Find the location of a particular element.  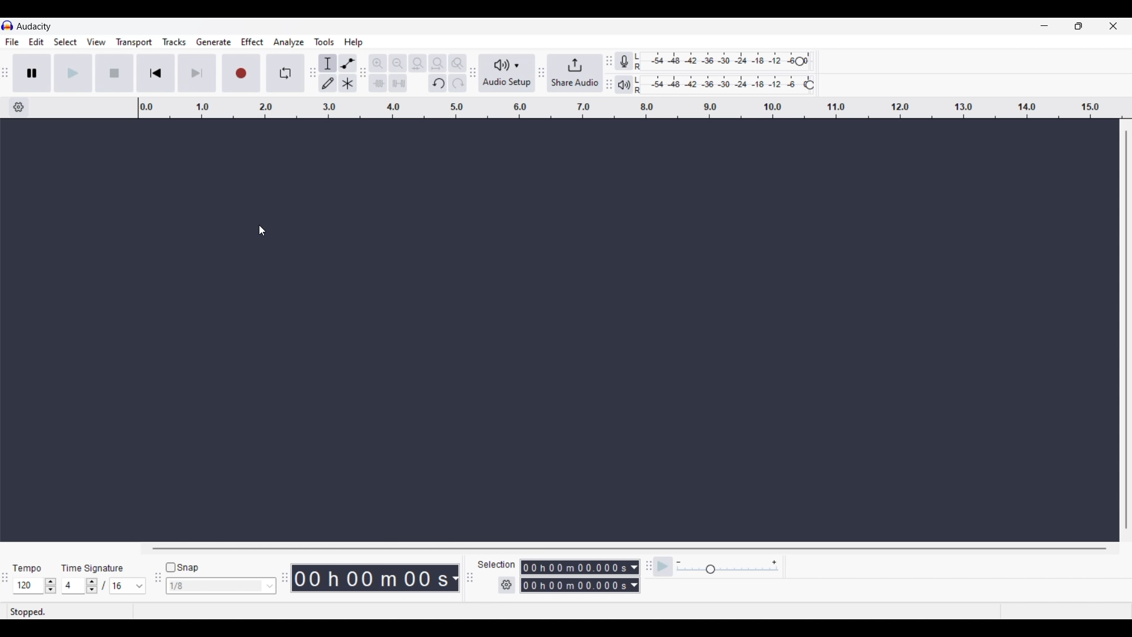

Recording duration is located at coordinates (573, 576).